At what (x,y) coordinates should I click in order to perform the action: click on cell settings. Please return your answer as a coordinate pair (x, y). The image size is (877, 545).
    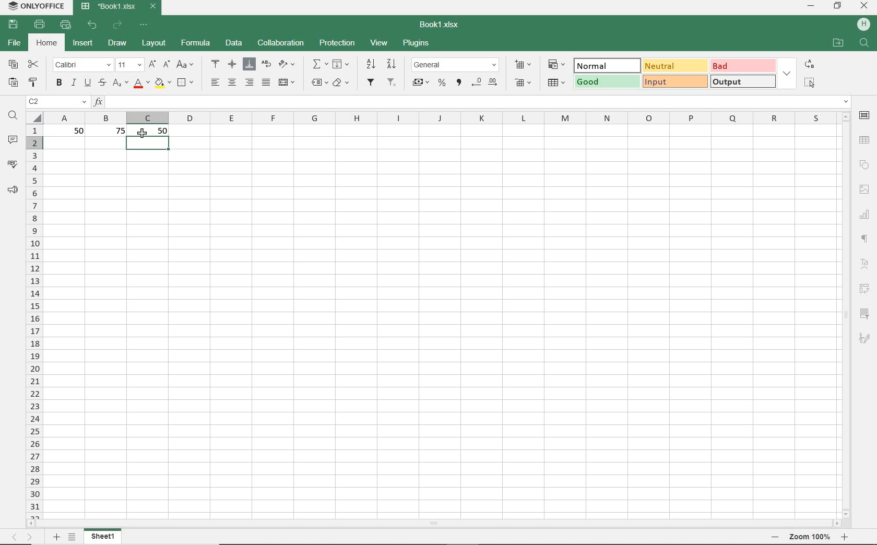
    Looking at the image, I should click on (864, 116).